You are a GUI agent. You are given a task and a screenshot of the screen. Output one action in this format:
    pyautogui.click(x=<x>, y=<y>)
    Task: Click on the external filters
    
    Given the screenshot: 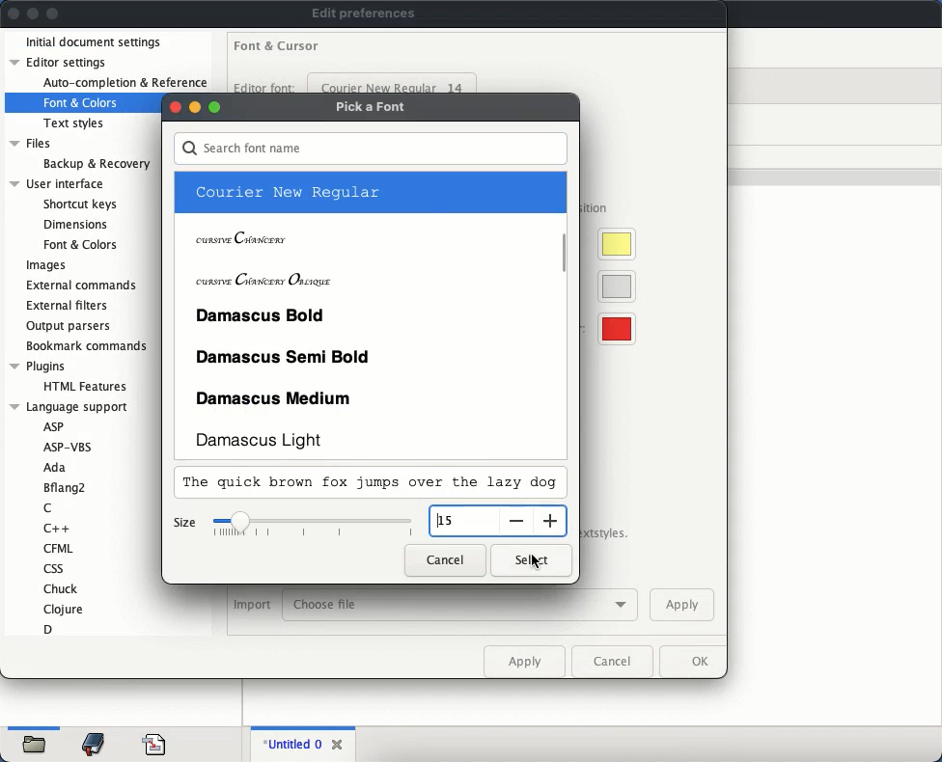 What is the action you would take?
    pyautogui.click(x=70, y=306)
    